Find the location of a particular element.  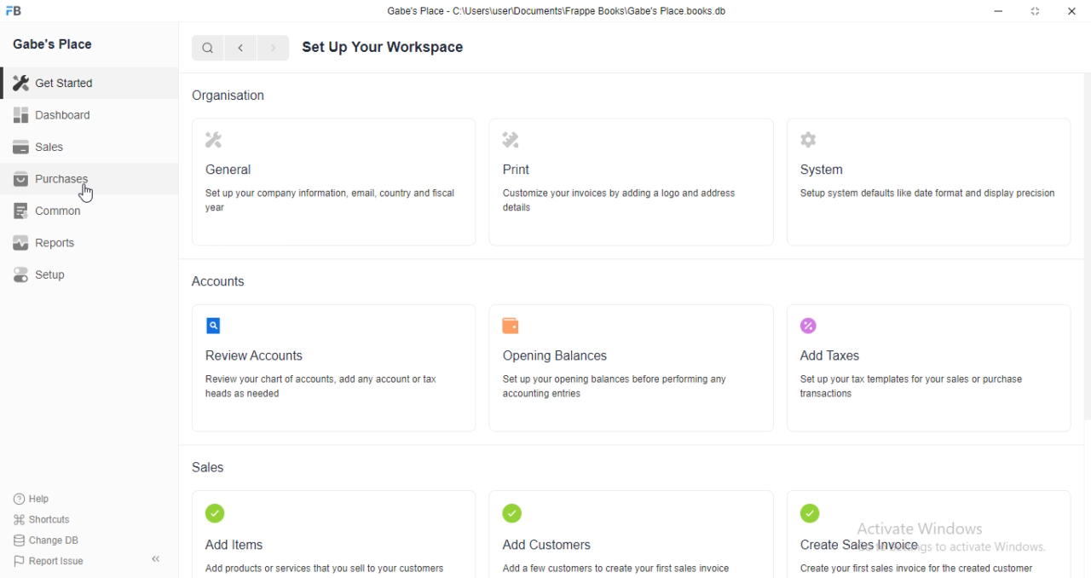

‘Set up your opening balances before performing any
accounting entries is located at coordinates (618, 389).